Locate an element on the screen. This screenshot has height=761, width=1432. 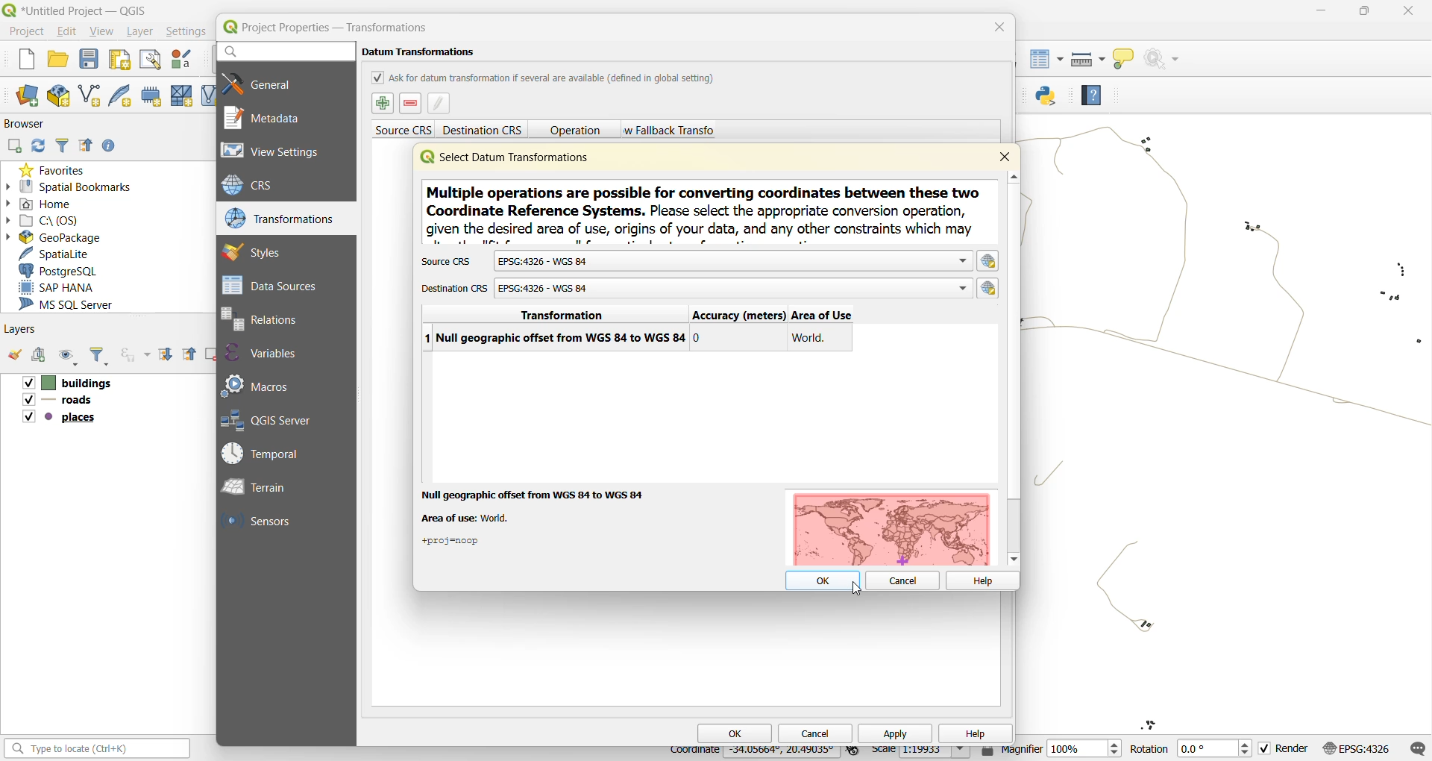
manage map is located at coordinates (68, 357).